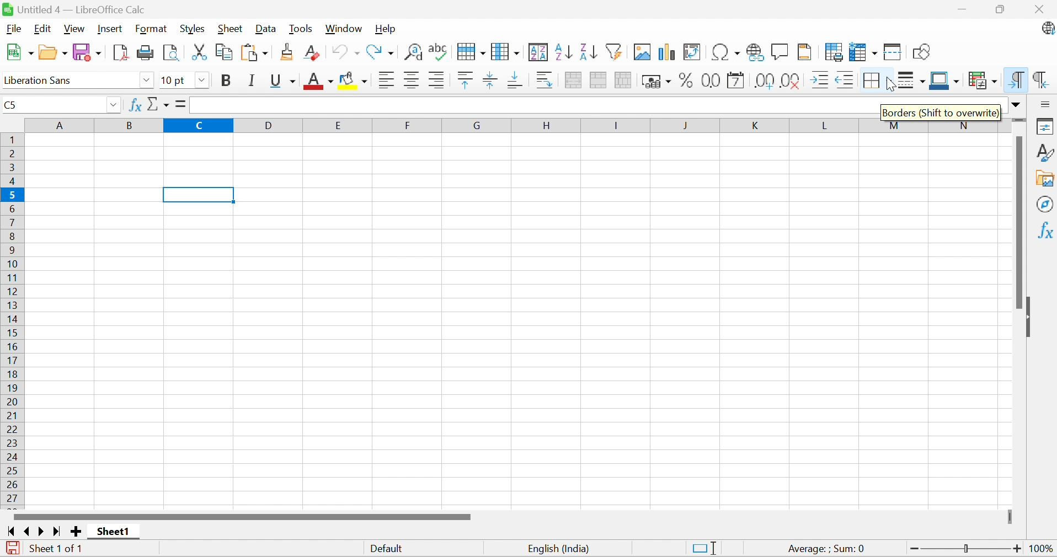 The image size is (1057, 557). What do you see at coordinates (1015, 80) in the screenshot?
I see `Left-to-right` at bounding box center [1015, 80].